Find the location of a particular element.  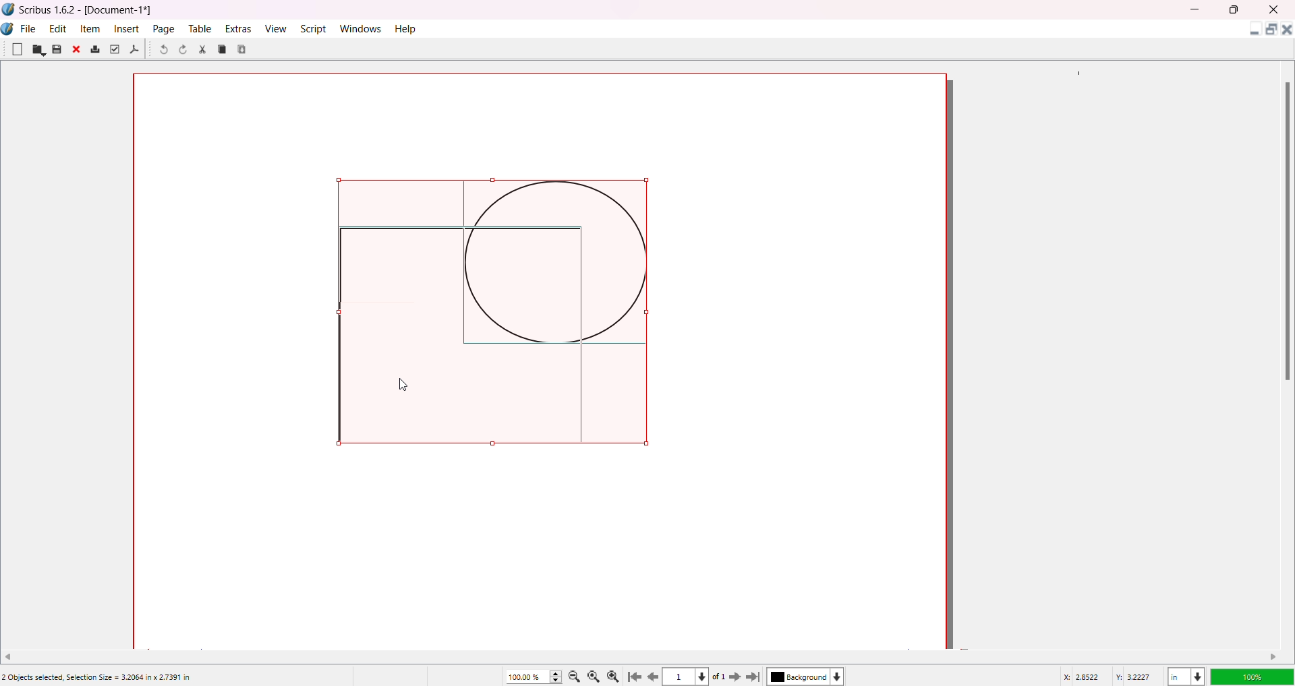

Zoom Increase/Decrease is located at coordinates (558, 675).